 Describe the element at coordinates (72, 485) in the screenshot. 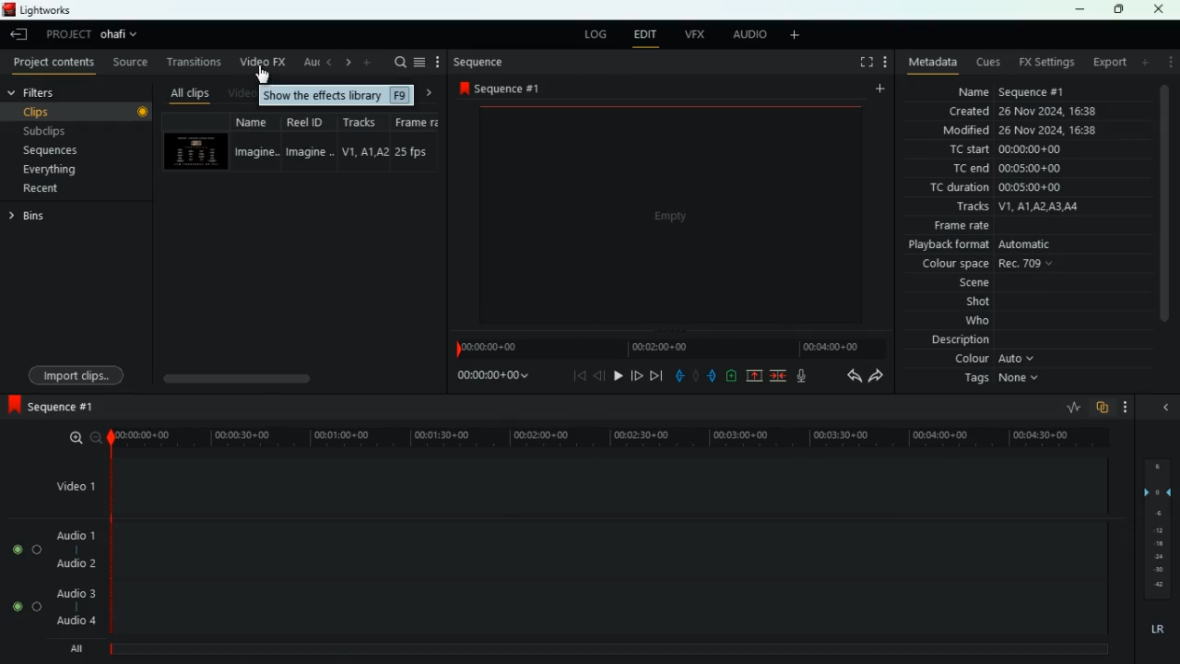

I see `video 1` at that location.